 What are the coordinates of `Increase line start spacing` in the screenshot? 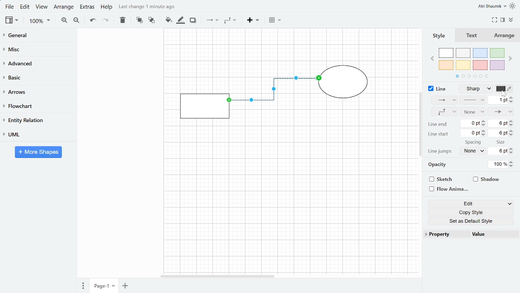 It's located at (484, 131).